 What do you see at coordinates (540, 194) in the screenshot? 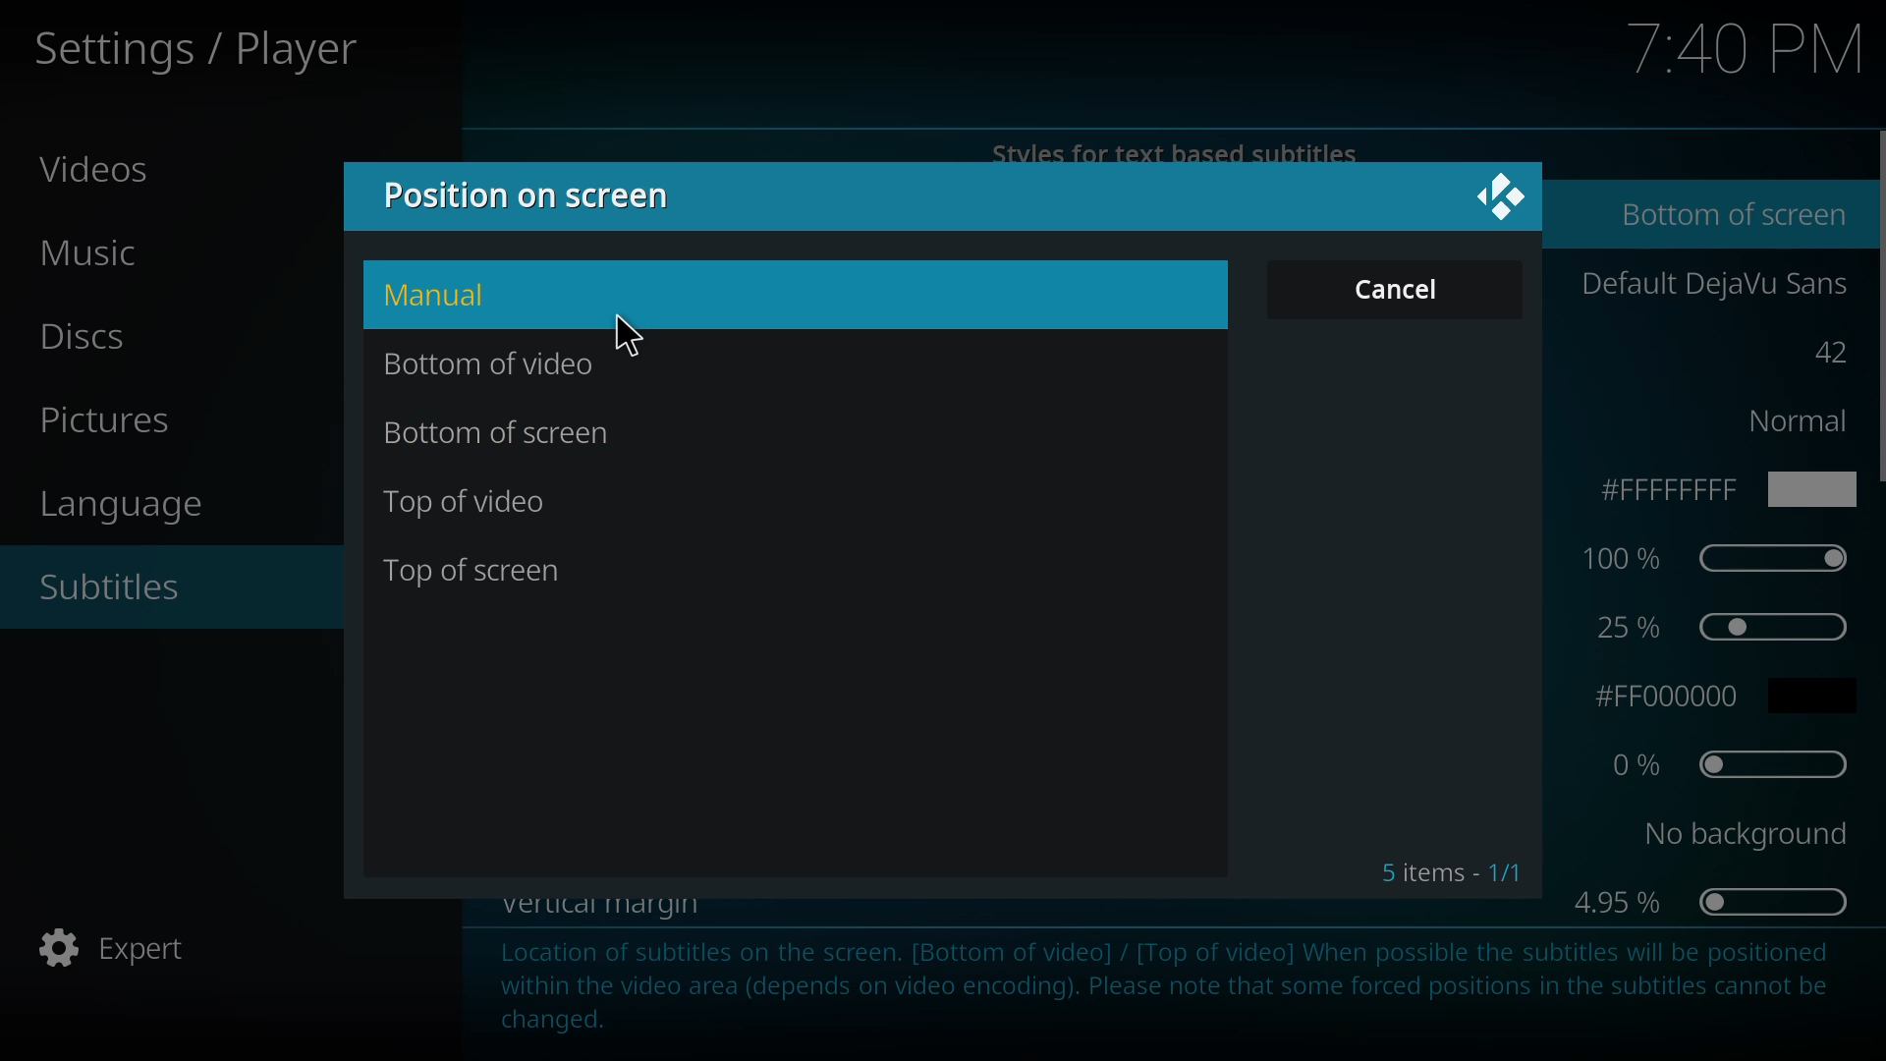
I see `position` at bounding box center [540, 194].